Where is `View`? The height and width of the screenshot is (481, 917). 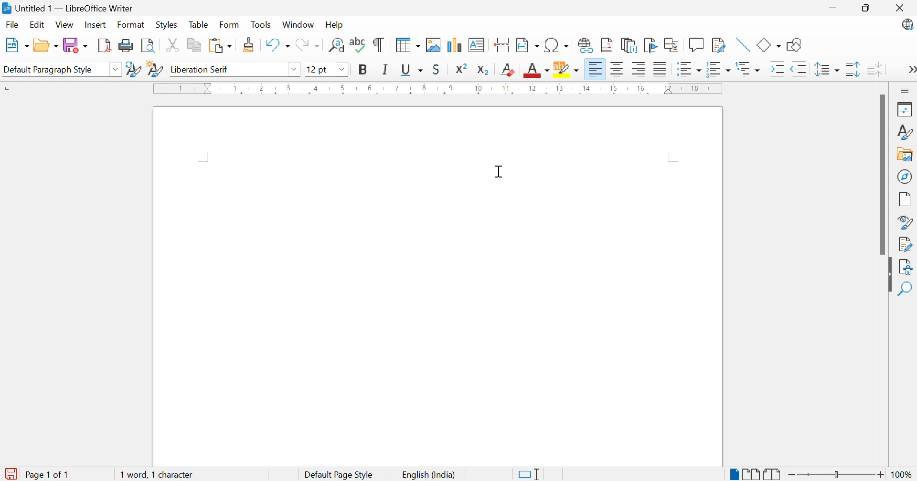
View is located at coordinates (65, 24).